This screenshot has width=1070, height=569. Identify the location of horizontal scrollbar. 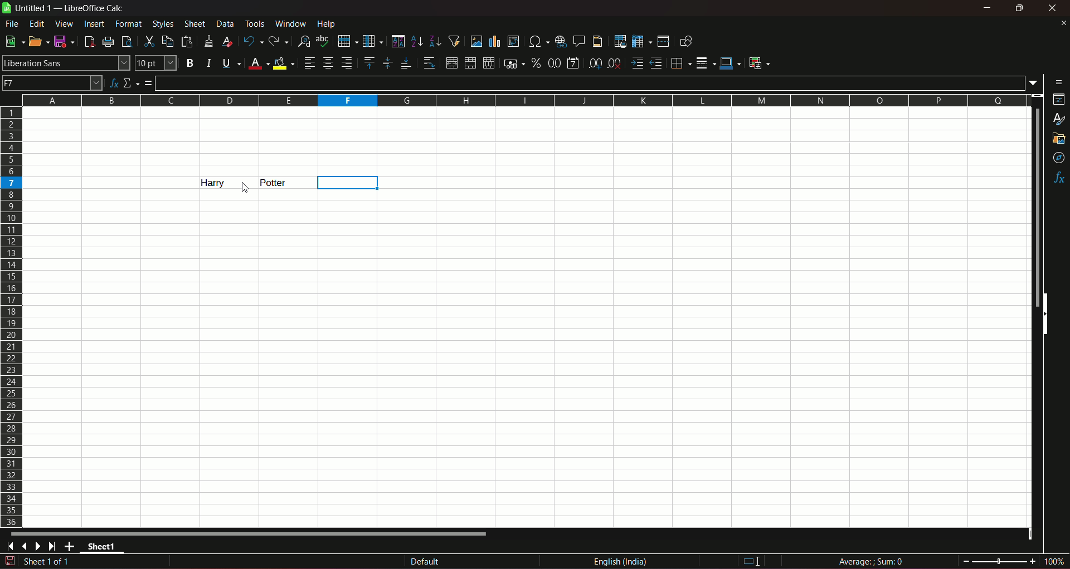
(250, 533).